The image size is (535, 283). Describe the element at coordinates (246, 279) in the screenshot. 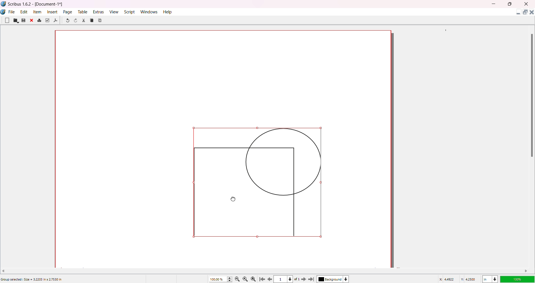

I see `Zoom to 100` at that location.